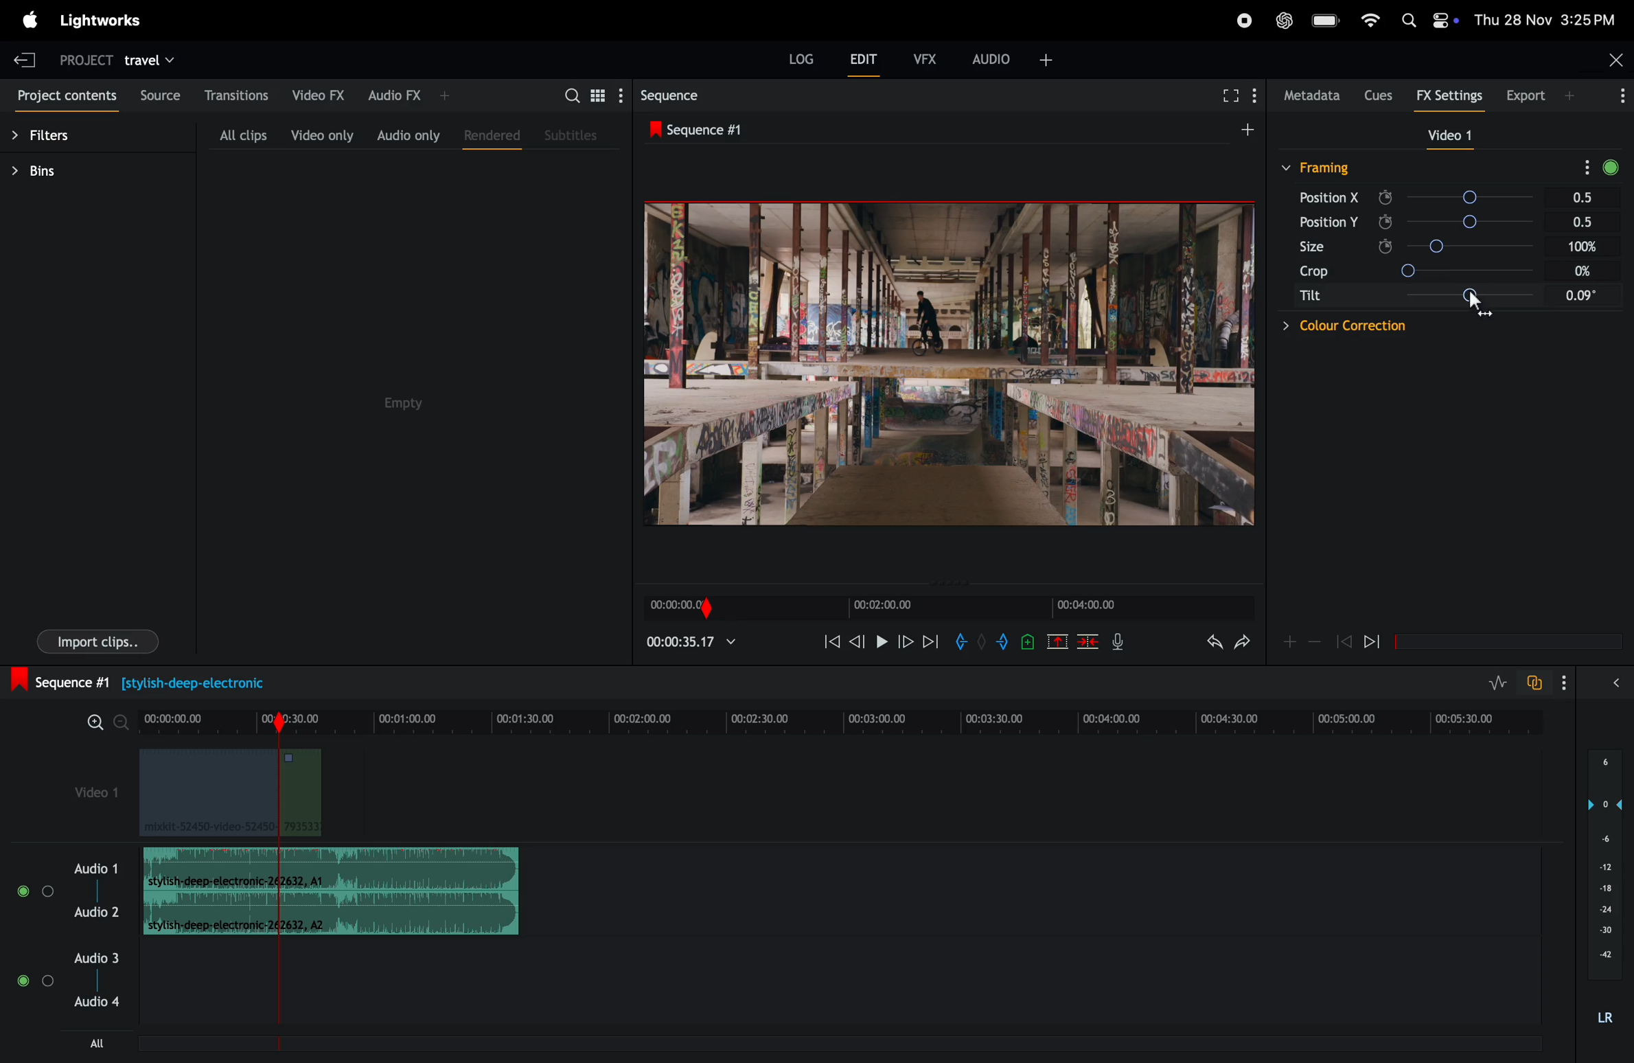 The image size is (1634, 1063). What do you see at coordinates (1335, 200) in the screenshot?
I see `position X` at bounding box center [1335, 200].